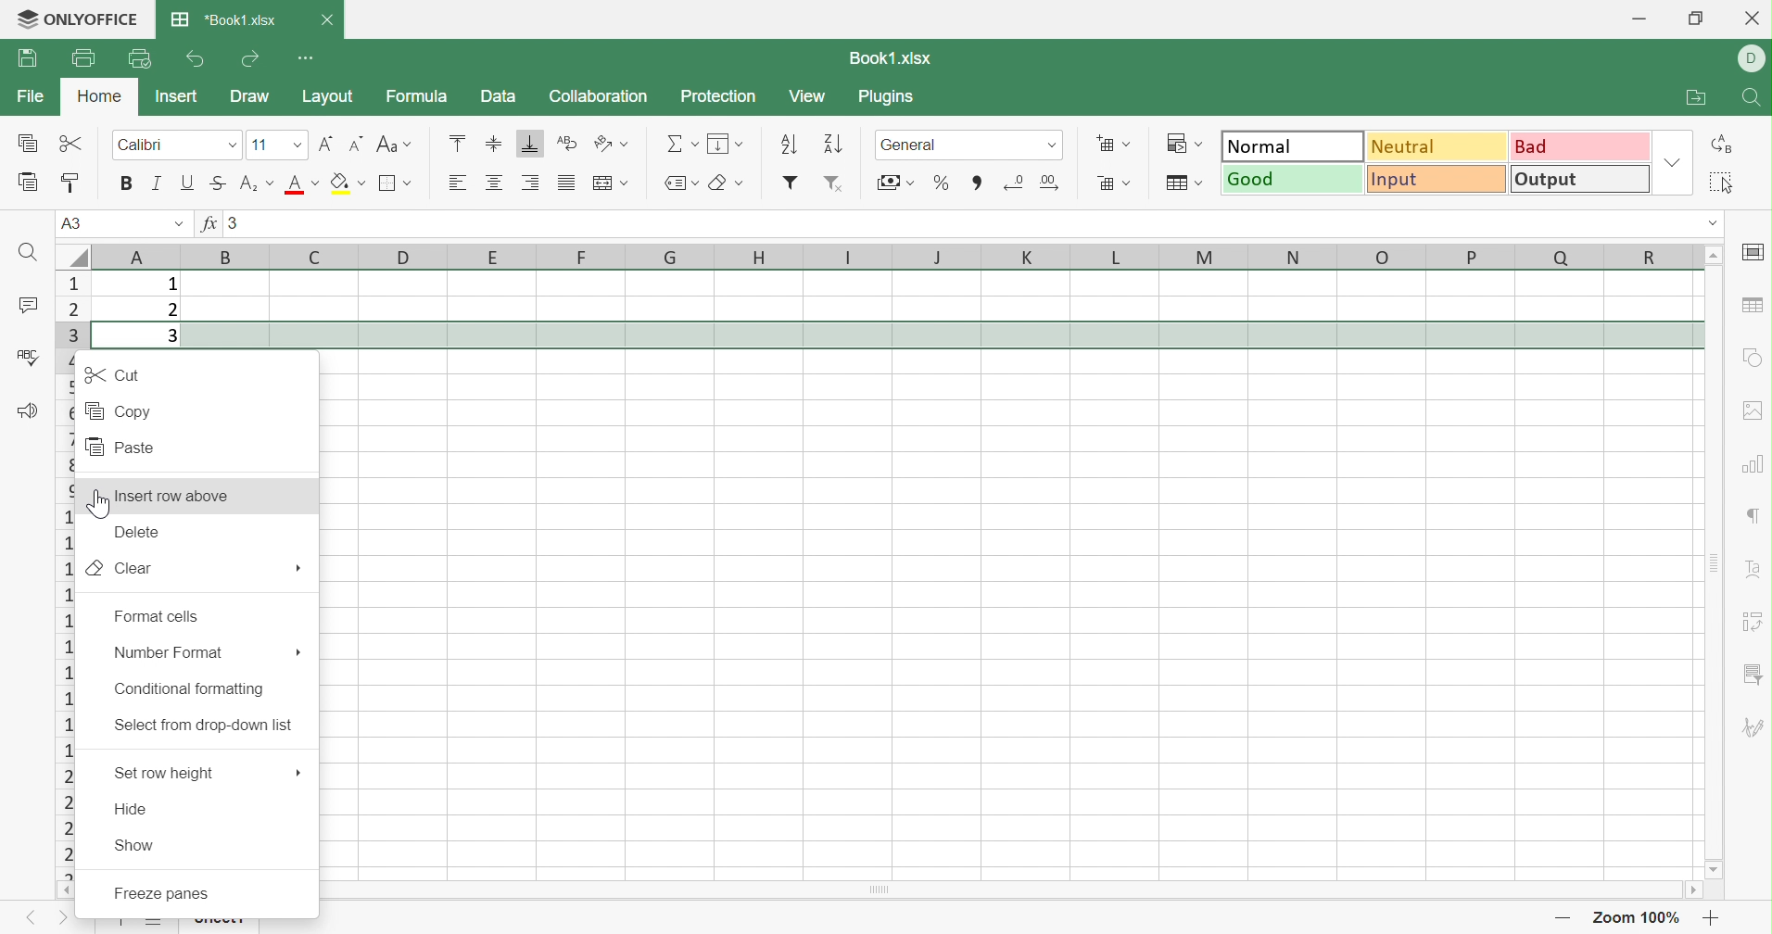  I want to click on Fill, so click(719, 141).